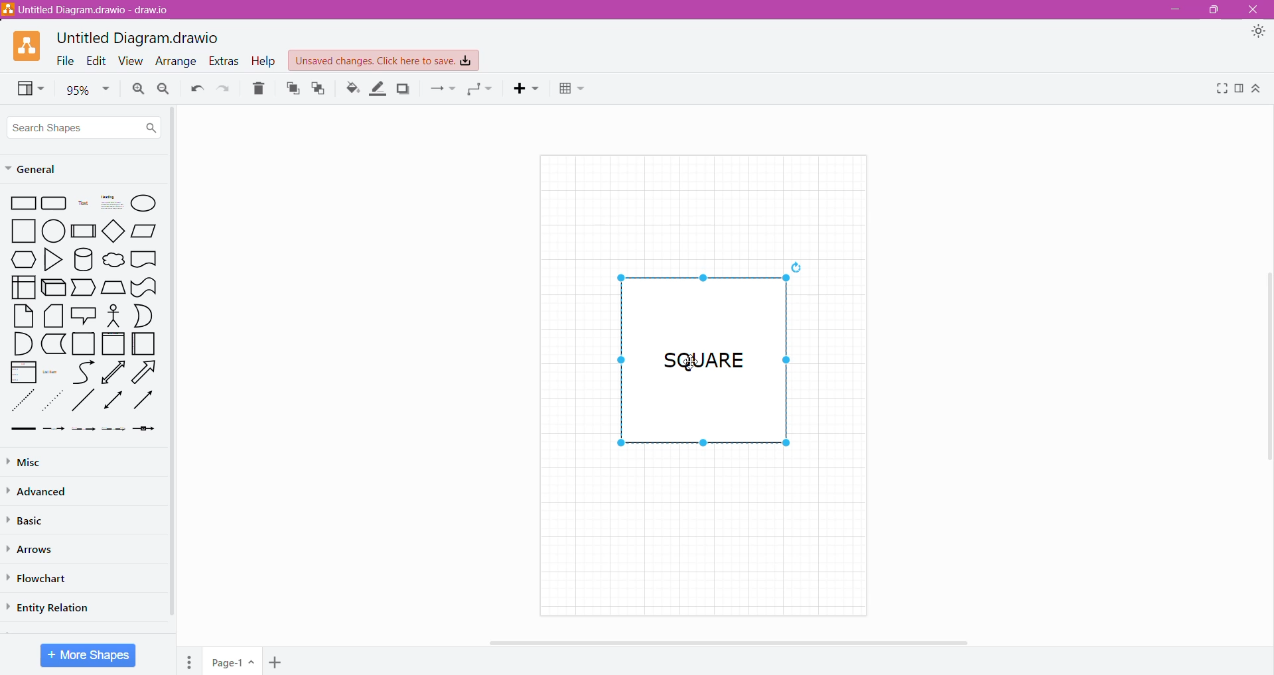 Image resolution: width=1274 pixels, height=675 pixels. What do you see at coordinates (113, 259) in the screenshot?
I see `cloud` at bounding box center [113, 259].